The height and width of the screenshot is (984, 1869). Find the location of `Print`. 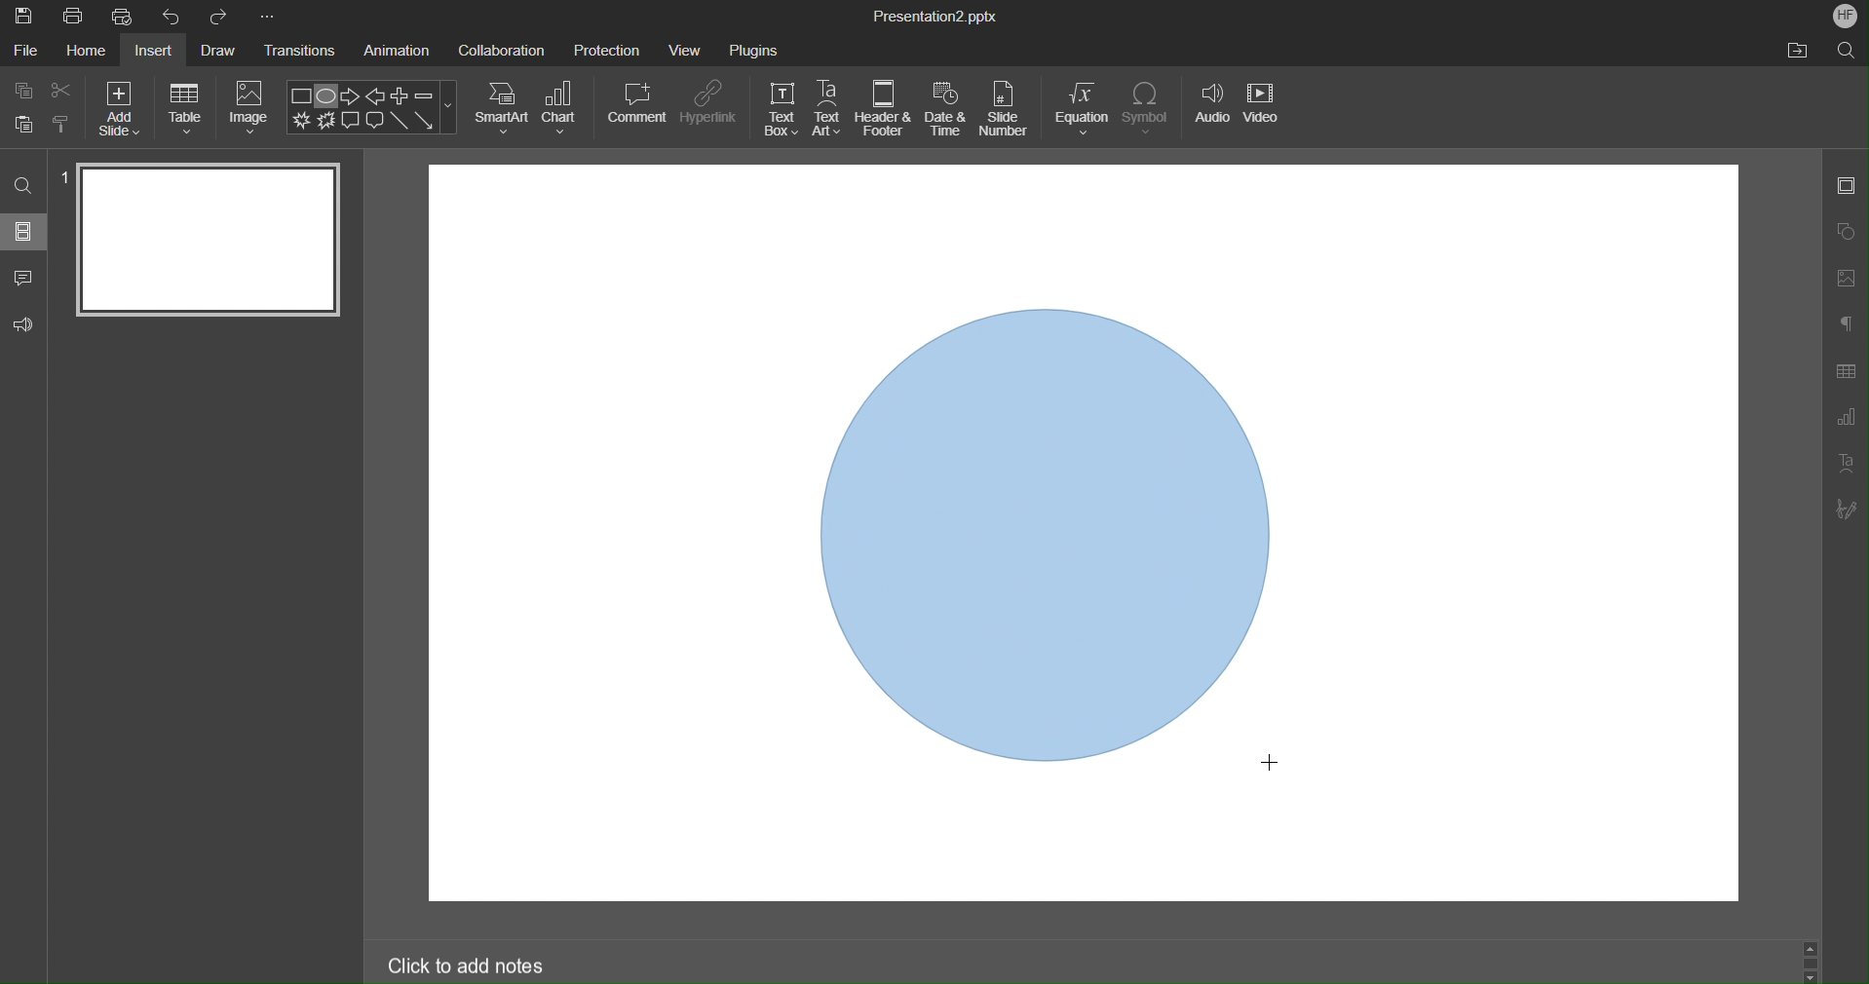

Print is located at coordinates (73, 18).